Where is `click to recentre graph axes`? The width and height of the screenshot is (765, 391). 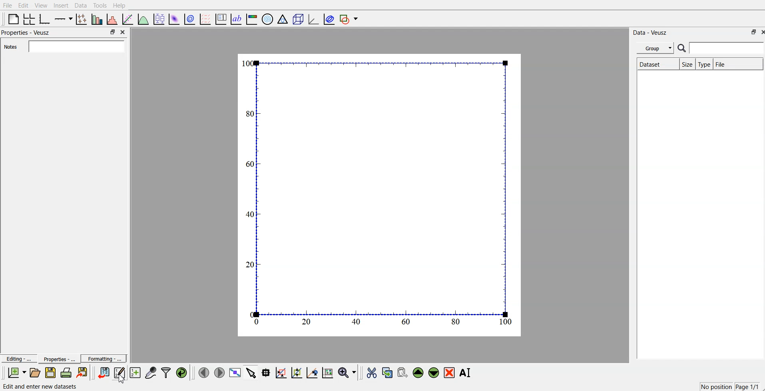 click to recentre graph axes is located at coordinates (313, 371).